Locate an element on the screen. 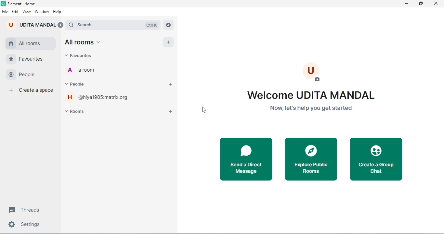 This screenshot has width=444, height=234. all rooms is located at coordinates (85, 43).